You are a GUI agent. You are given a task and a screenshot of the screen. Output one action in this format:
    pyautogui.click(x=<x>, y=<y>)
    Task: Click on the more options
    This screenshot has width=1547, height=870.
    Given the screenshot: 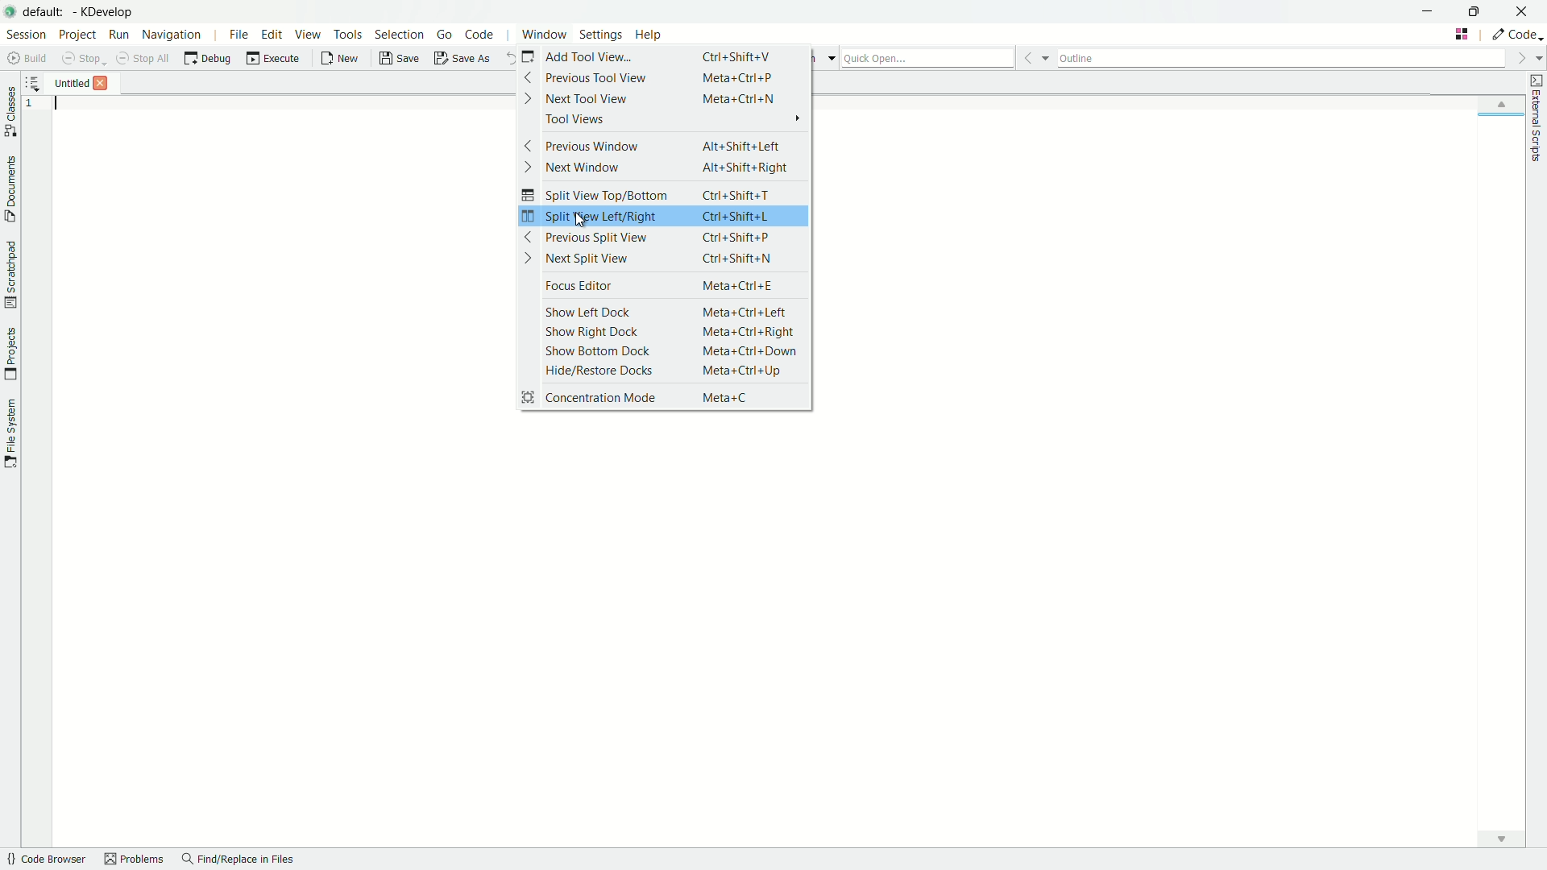 What is the action you would take?
    pyautogui.click(x=35, y=83)
    